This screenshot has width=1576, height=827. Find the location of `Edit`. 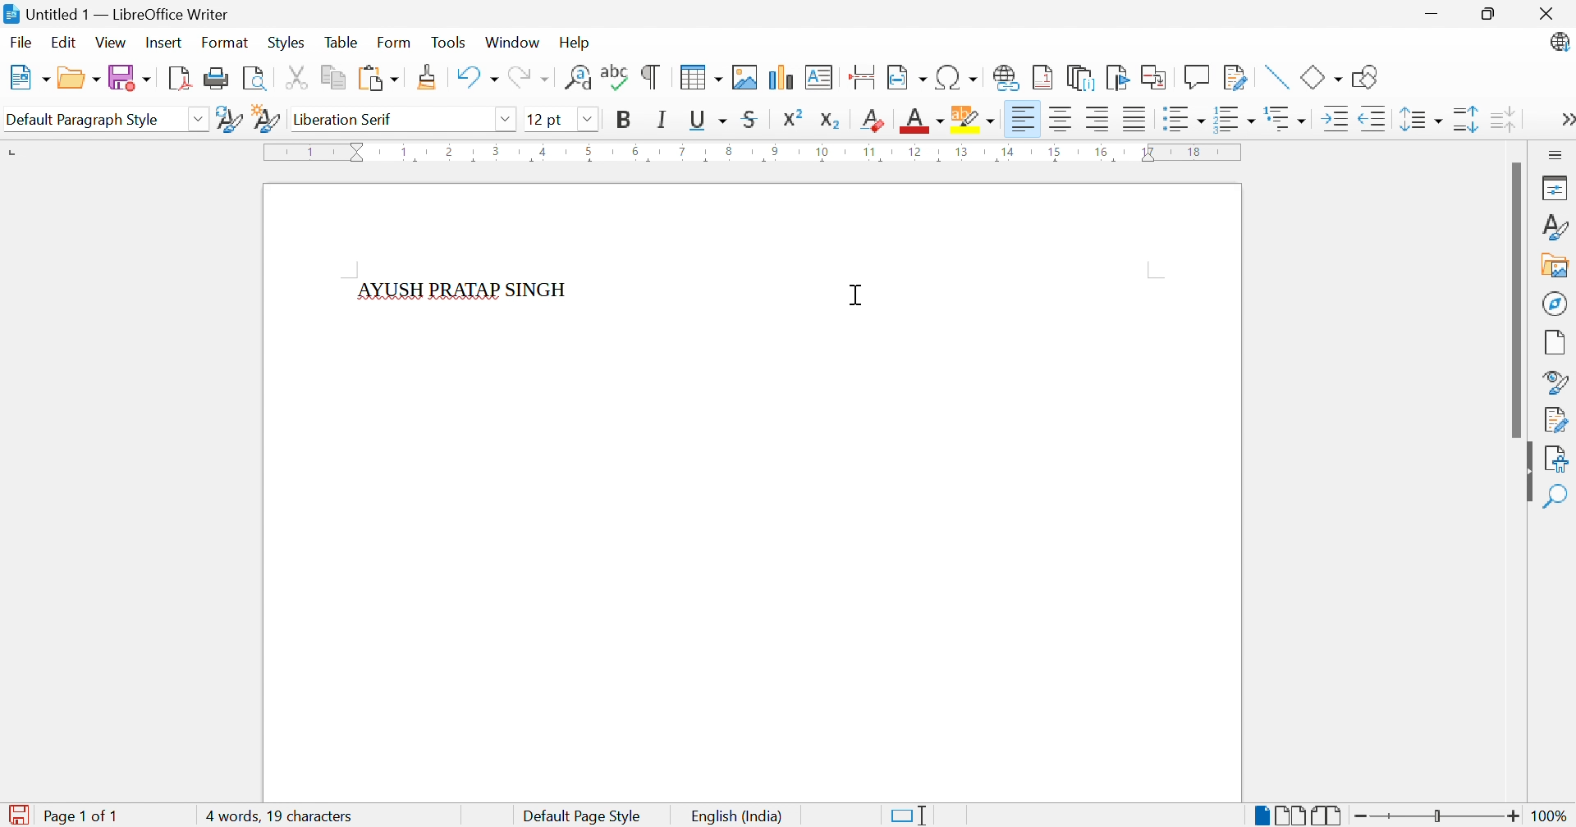

Edit is located at coordinates (67, 45).